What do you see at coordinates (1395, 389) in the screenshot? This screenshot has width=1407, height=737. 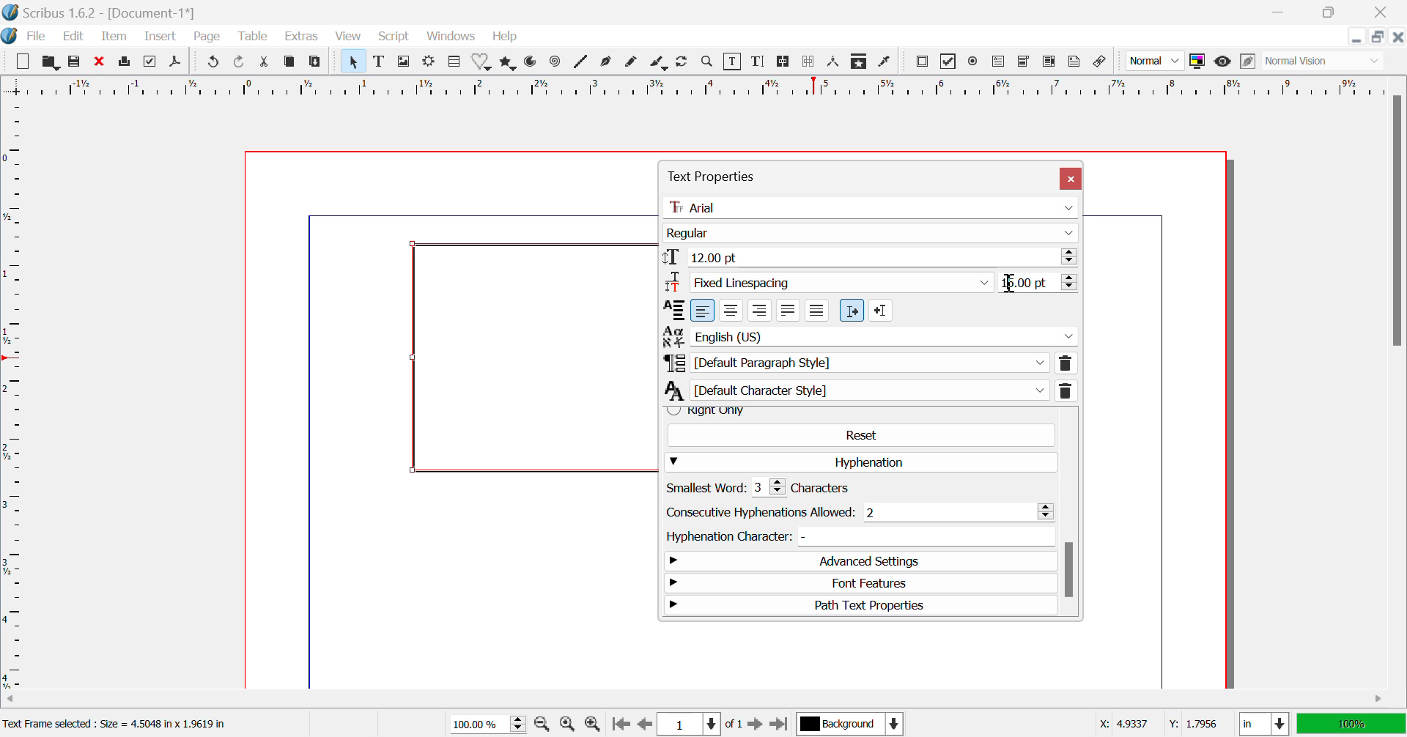 I see `Vertical Scroll Bar` at bounding box center [1395, 389].